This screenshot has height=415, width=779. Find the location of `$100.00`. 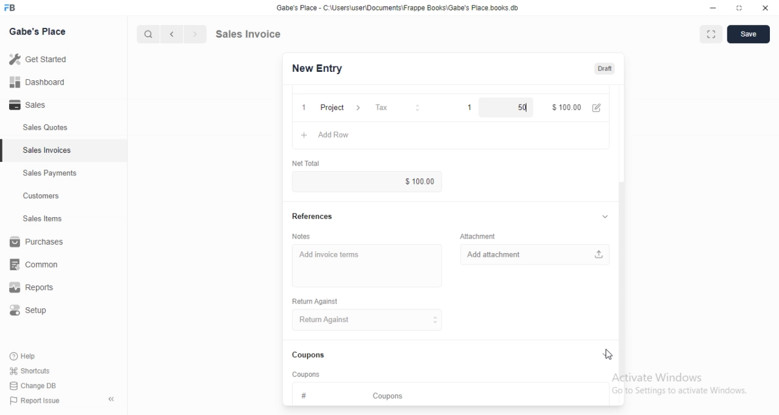

$100.00 is located at coordinates (413, 182).